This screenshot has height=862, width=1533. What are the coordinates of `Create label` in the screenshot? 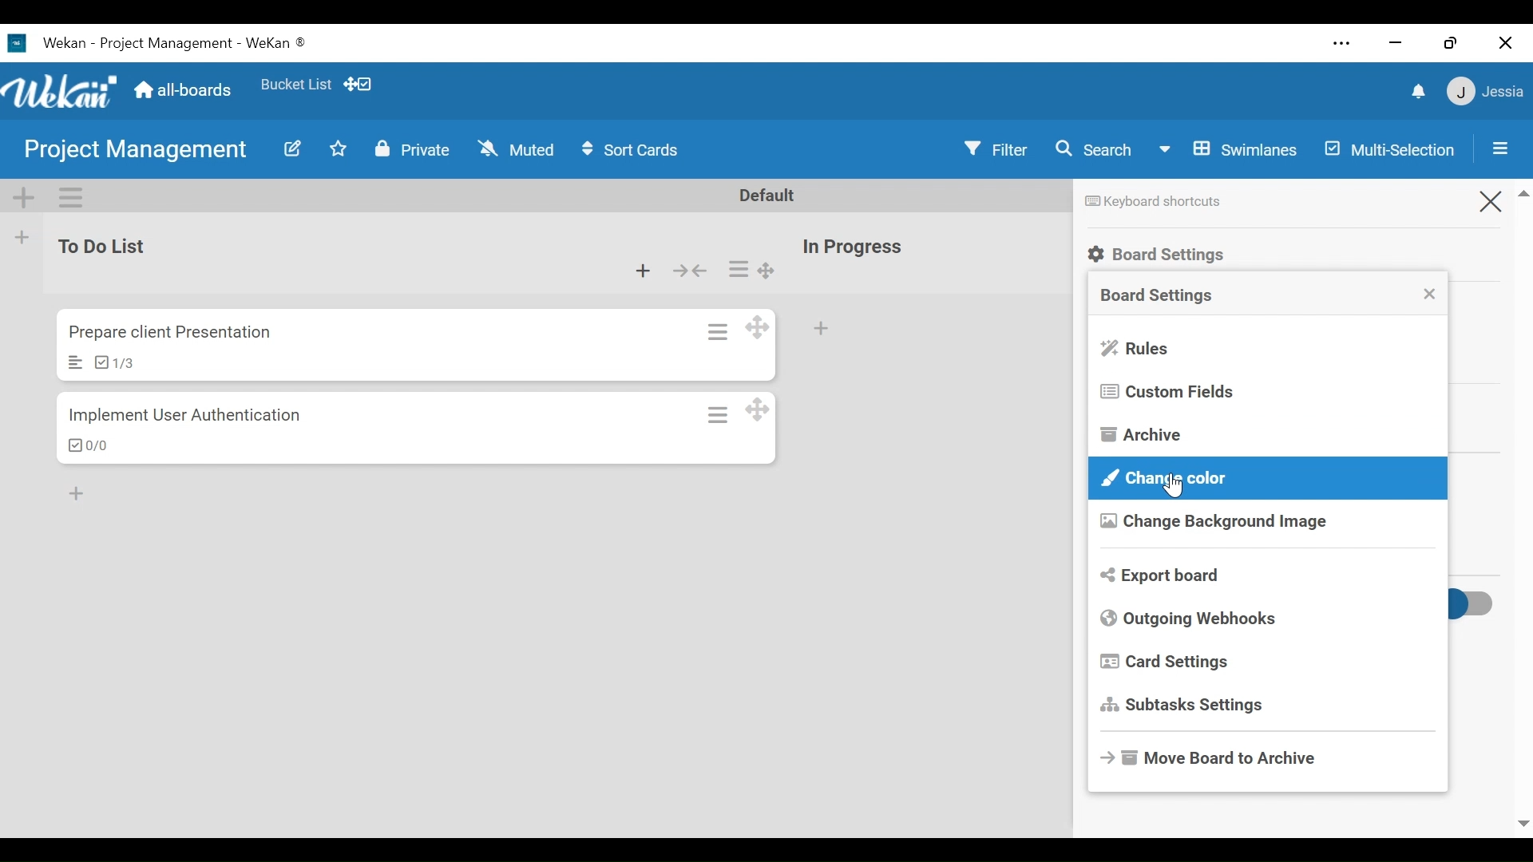 It's located at (1361, 516).